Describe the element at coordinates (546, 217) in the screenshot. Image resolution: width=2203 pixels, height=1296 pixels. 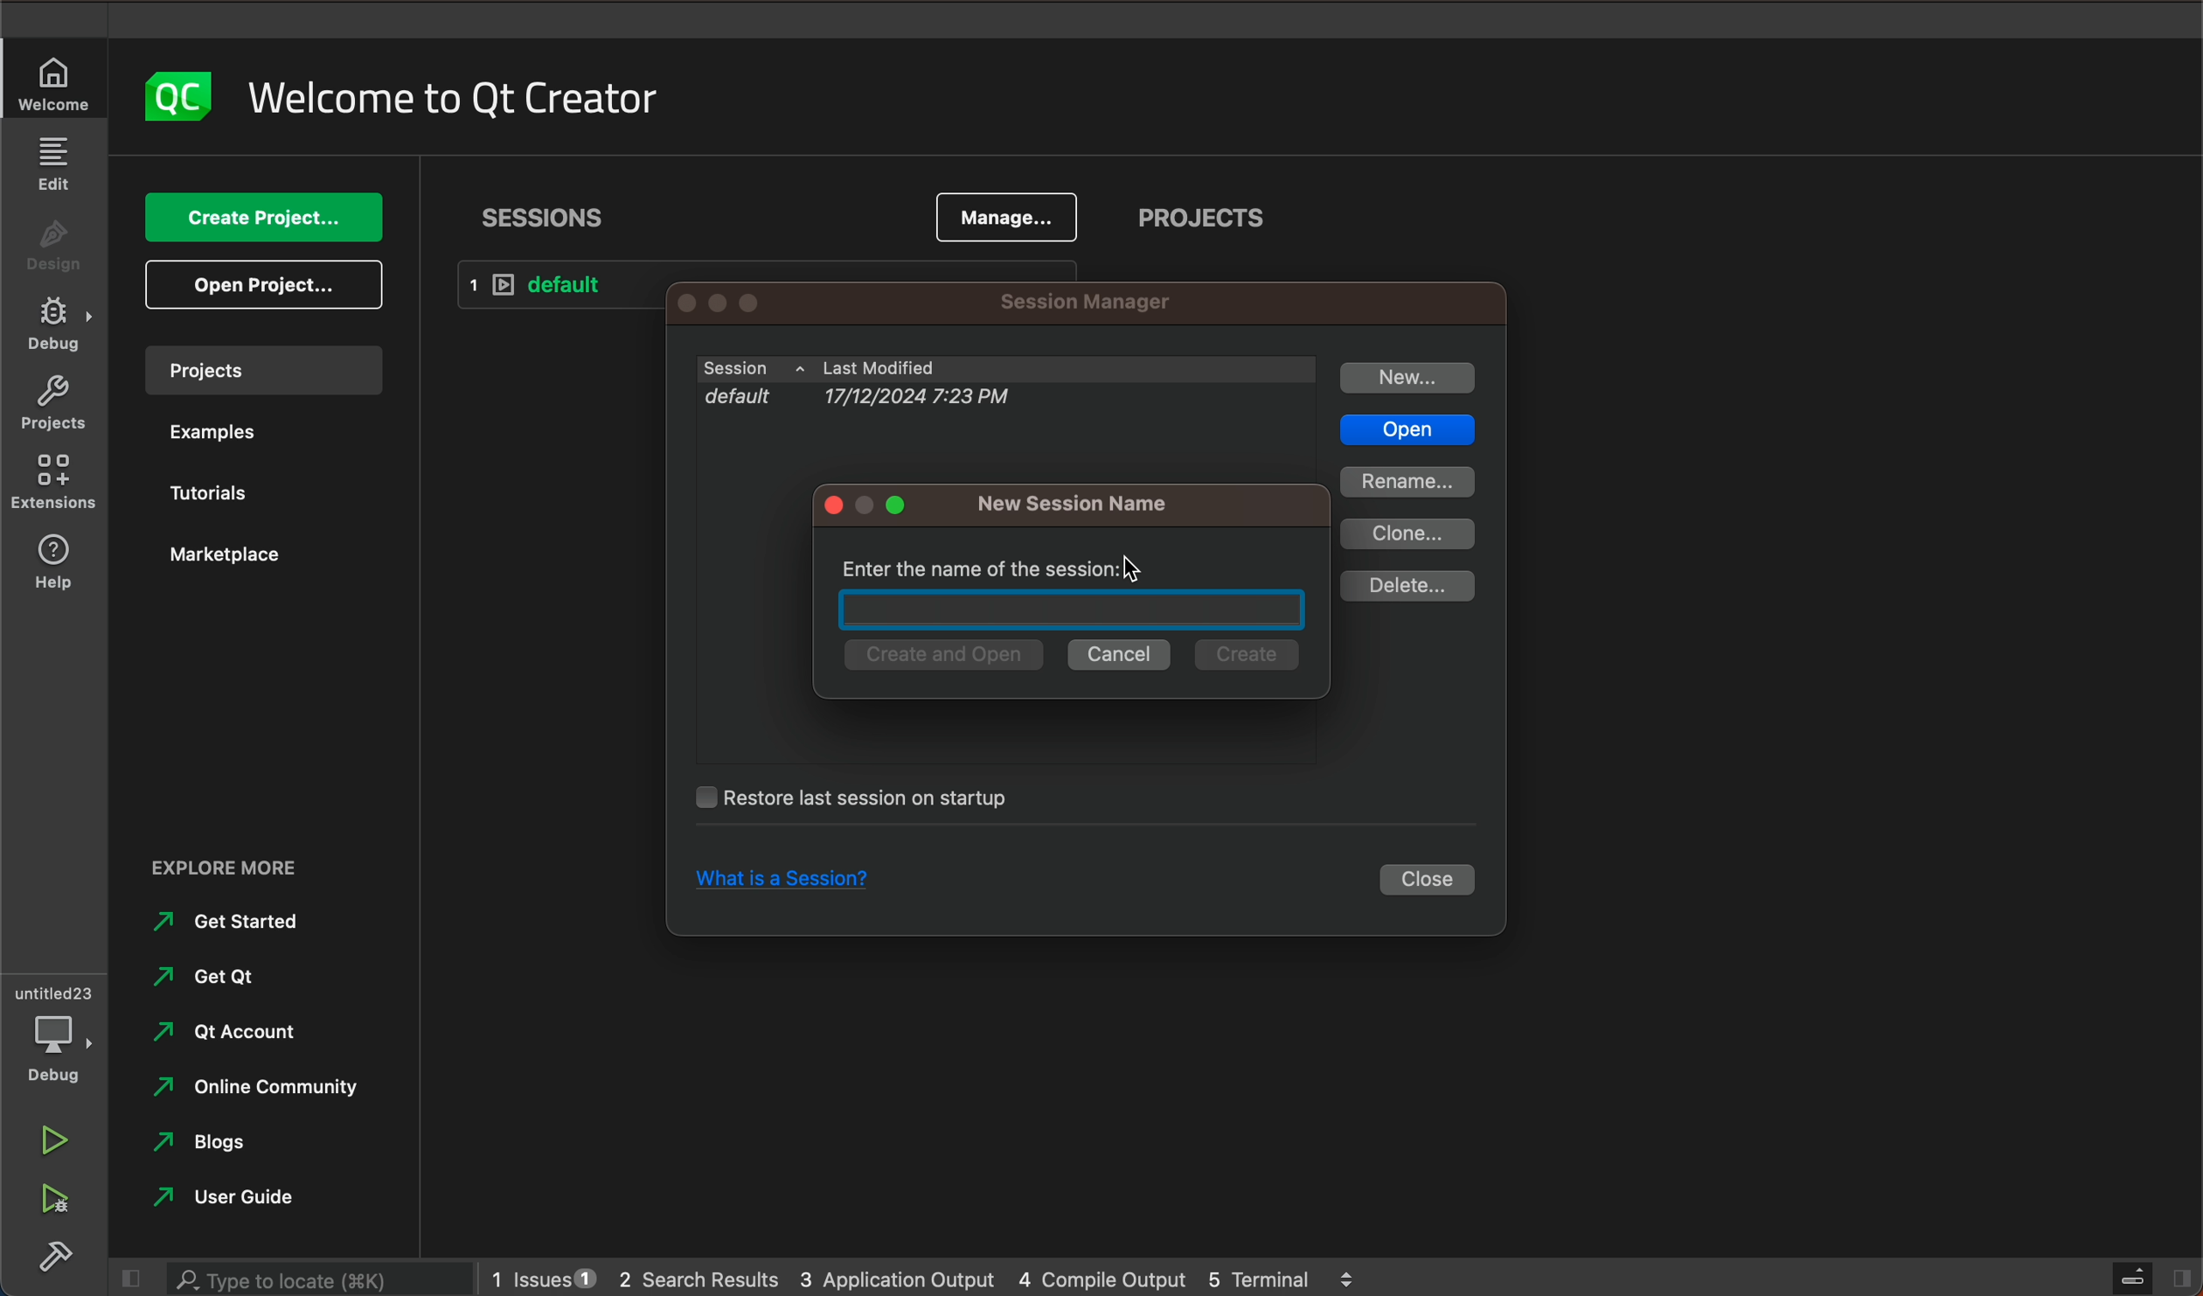
I see `sessions` at that location.